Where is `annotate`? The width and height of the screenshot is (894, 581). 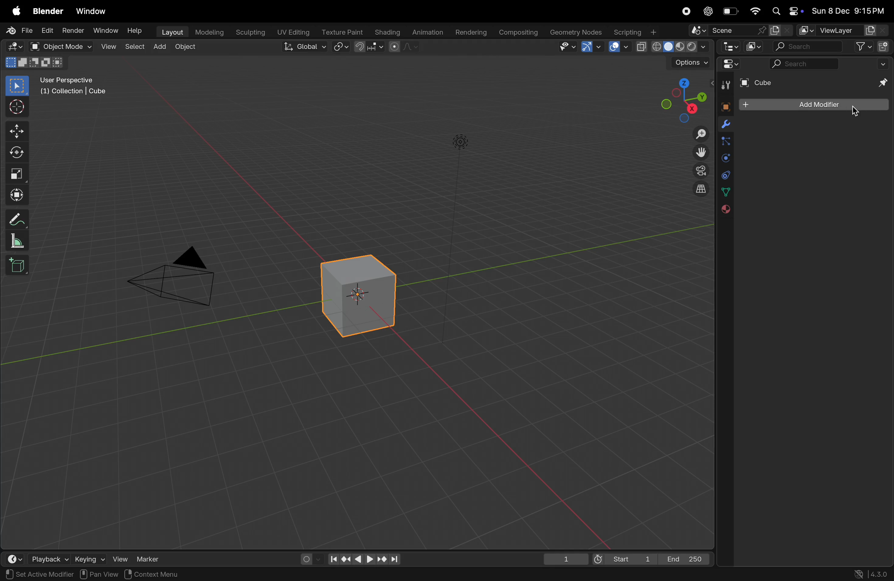
annotate is located at coordinates (17, 220).